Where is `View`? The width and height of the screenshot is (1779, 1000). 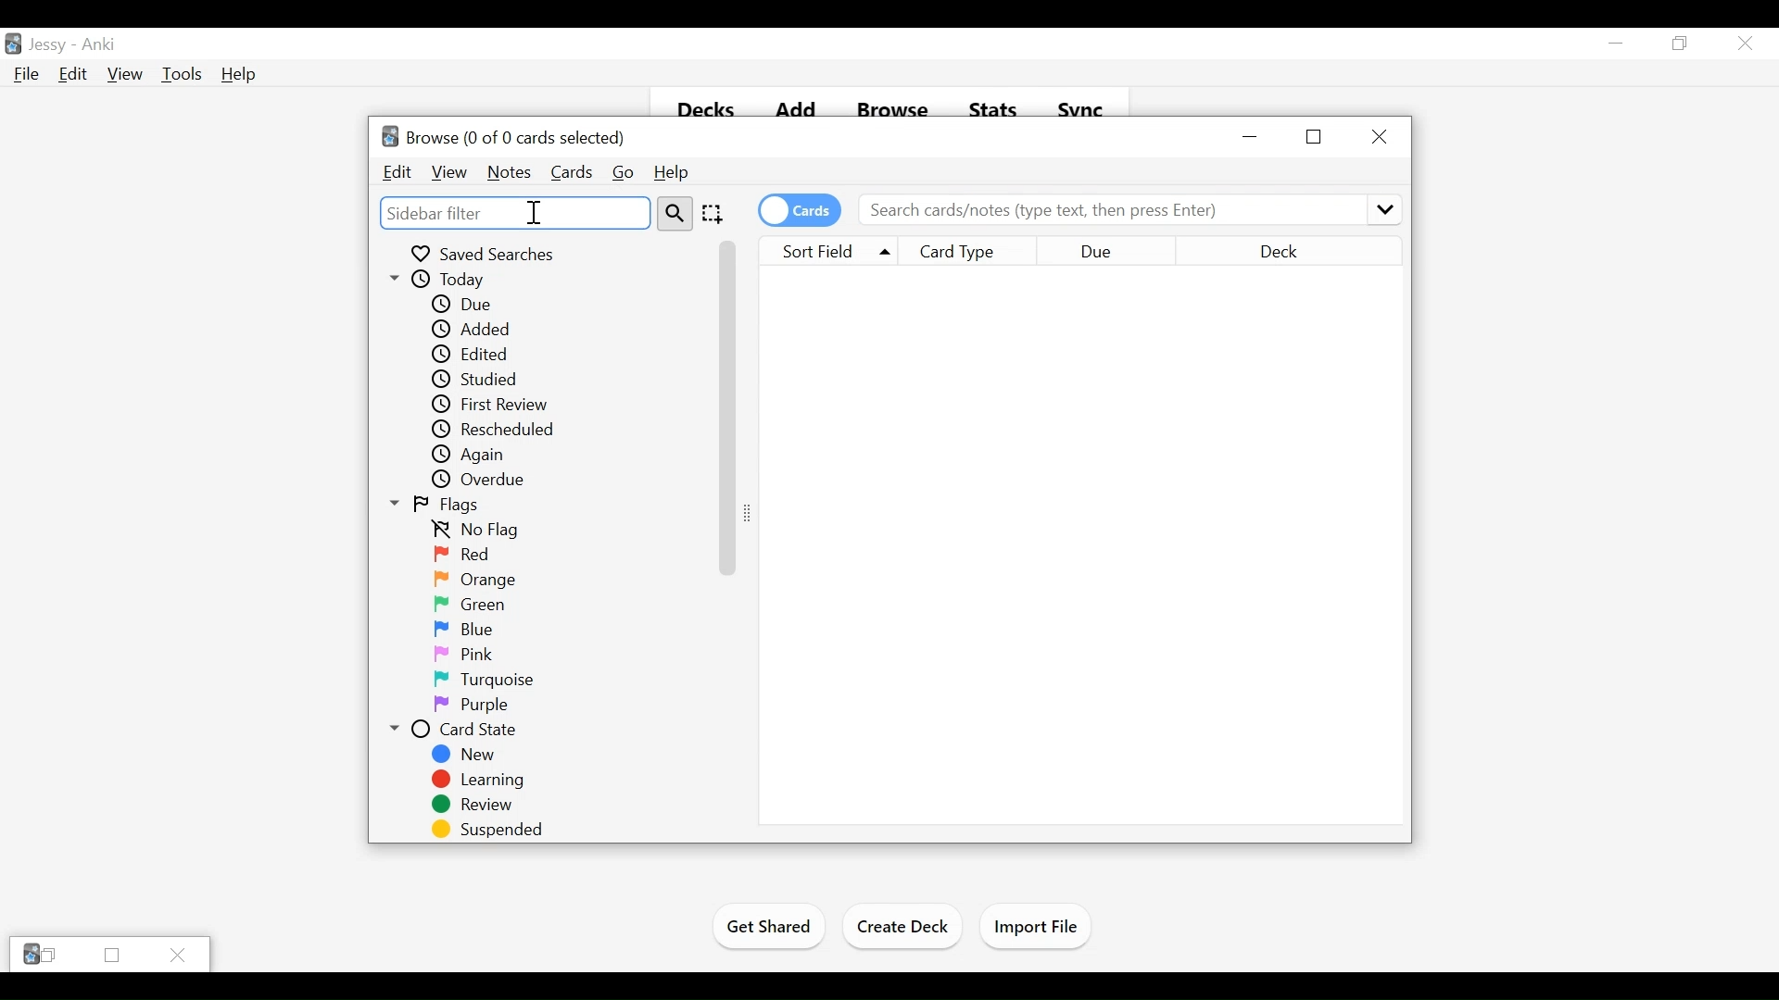
View is located at coordinates (448, 172).